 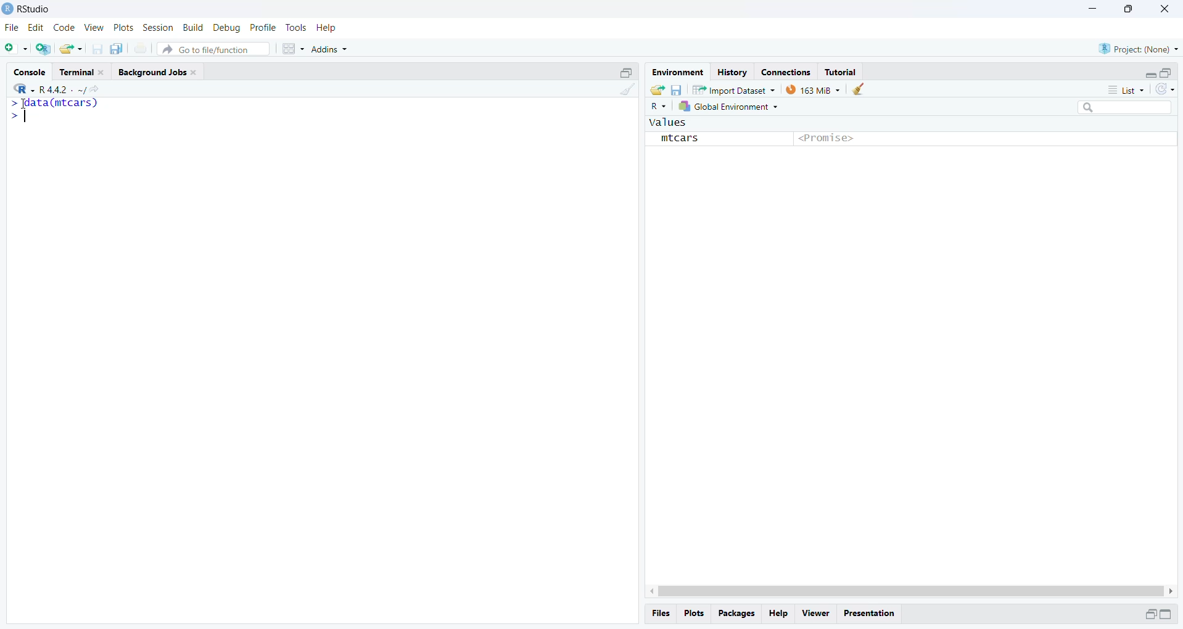 What do you see at coordinates (63, 90) in the screenshot?
I see `R 4.4.2 ~/` at bounding box center [63, 90].